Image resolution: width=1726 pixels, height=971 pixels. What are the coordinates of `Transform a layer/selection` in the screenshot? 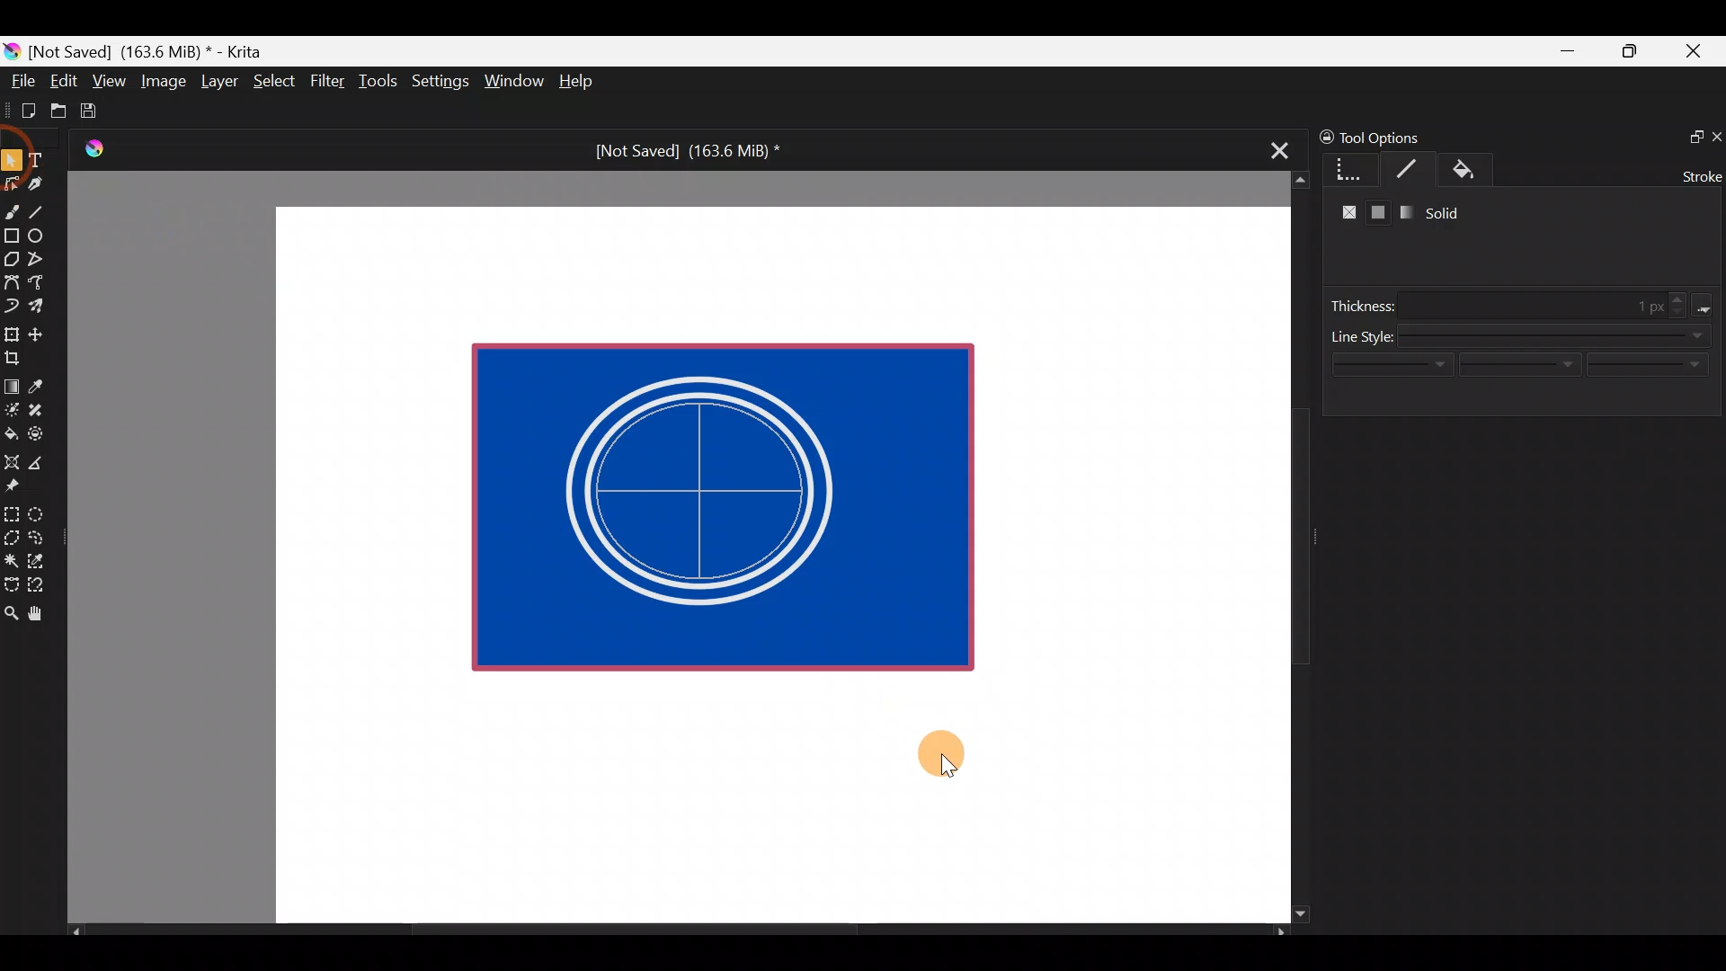 It's located at (11, 331).